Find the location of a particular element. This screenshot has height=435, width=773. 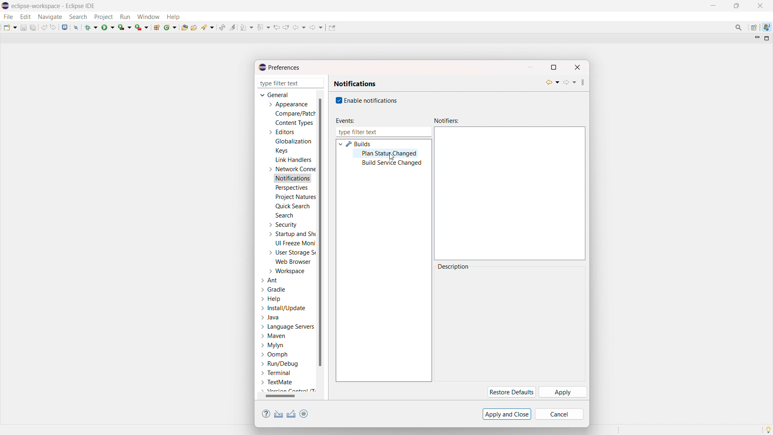

textmate is located at coordinates (278, 382).